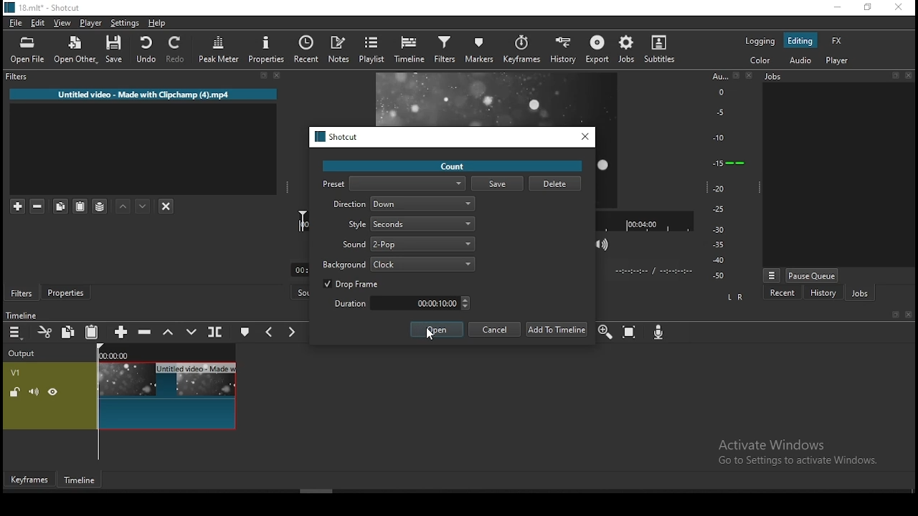 Image resolution: width=918 pixels, height=516 pixels. I want to click on toggle grid display on player, so click(573, 247).